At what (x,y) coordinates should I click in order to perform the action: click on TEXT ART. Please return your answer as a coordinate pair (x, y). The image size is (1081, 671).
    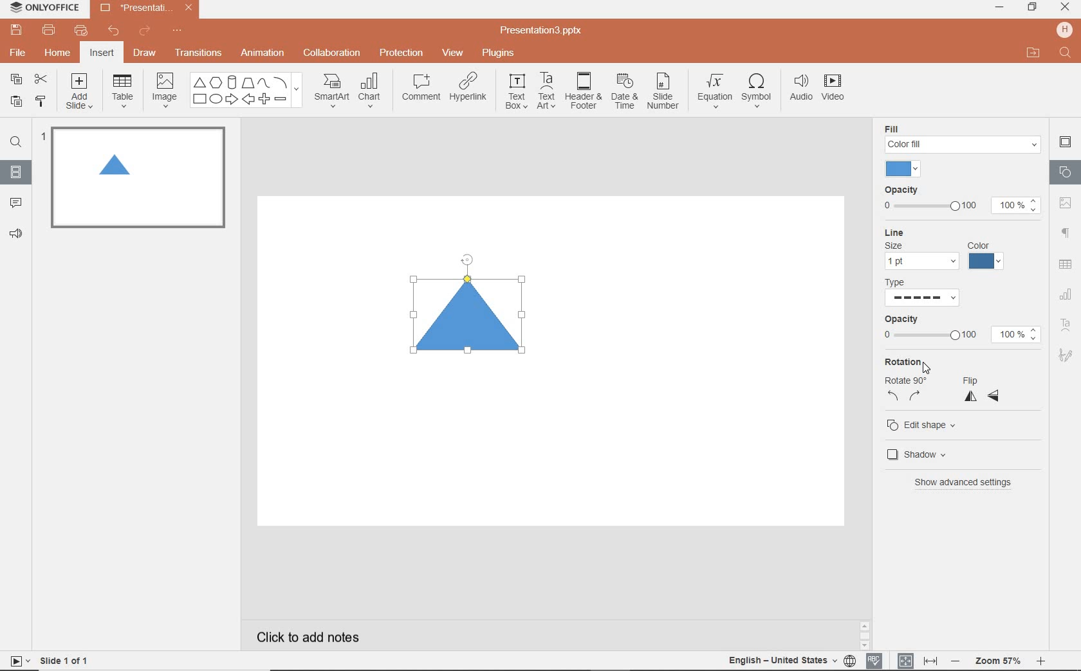
    Looking at the image, I should click on (545, 92).